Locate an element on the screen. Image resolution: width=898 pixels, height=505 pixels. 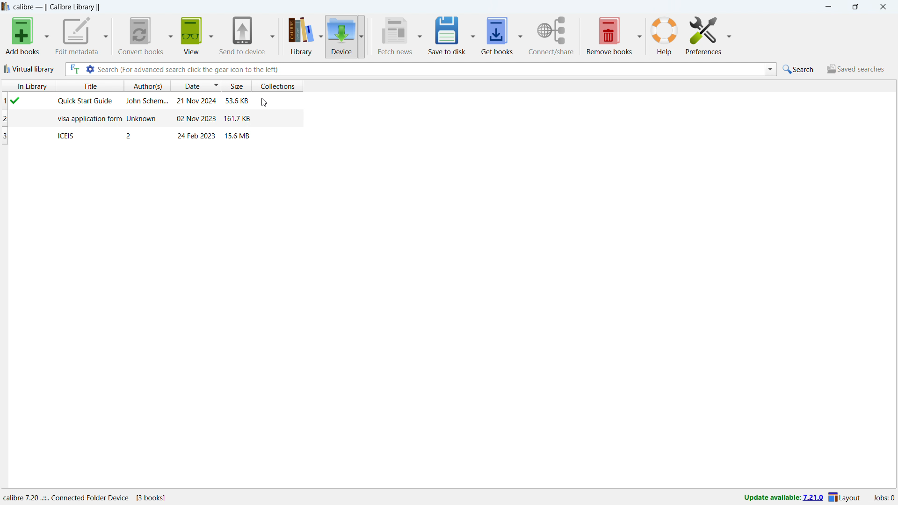
quick search is located at coordinates (800, 69).